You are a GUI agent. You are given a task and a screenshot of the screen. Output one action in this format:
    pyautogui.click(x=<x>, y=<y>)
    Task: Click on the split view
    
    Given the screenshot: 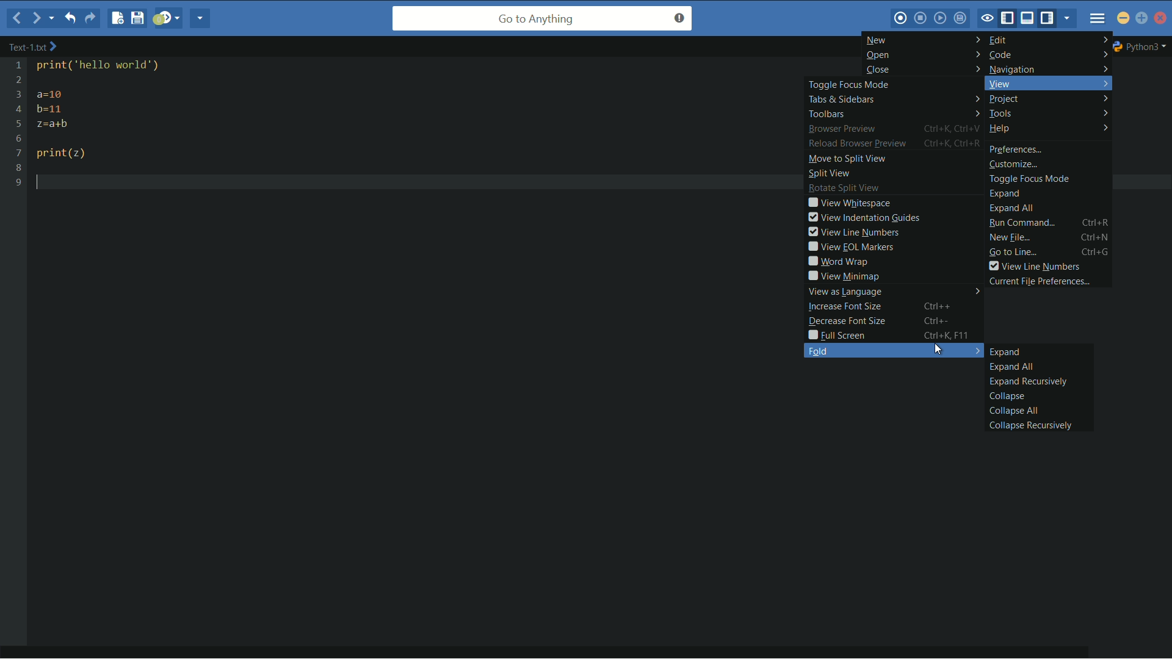 What is the action you would take?
    pyautogui.click(x=830, y=175)
    